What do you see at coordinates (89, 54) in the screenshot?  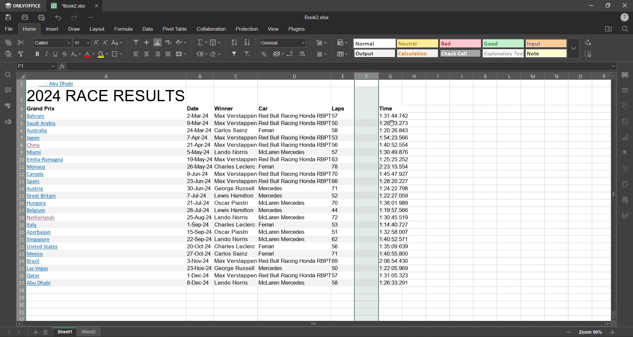 I see `font color` at bounding box center [89, 54].